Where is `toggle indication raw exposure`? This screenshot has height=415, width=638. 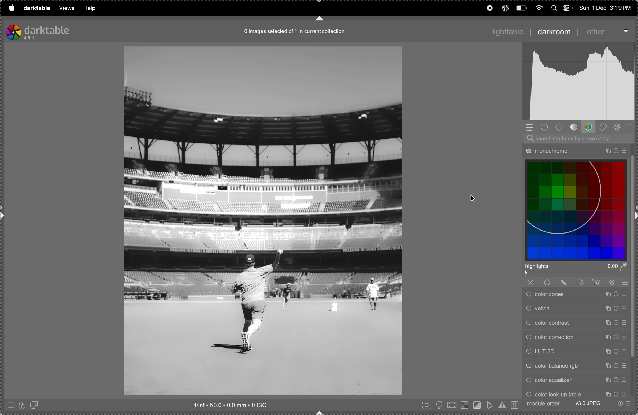 toggle indication raw exposure is located at coordinates (465, 405).